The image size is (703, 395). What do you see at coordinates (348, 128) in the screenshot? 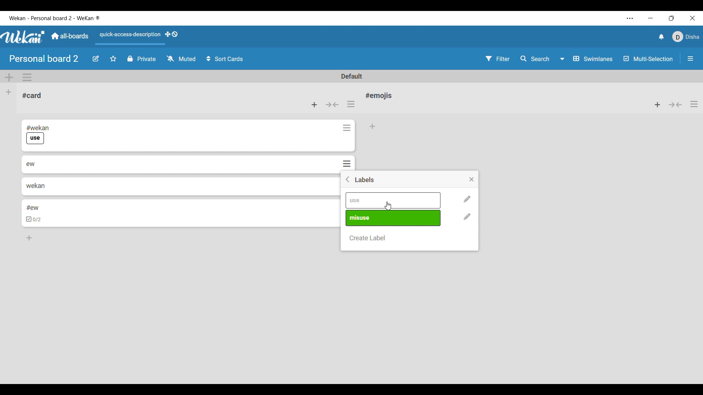
I see `Card actions for respective card` at bounding box center [348, 128].